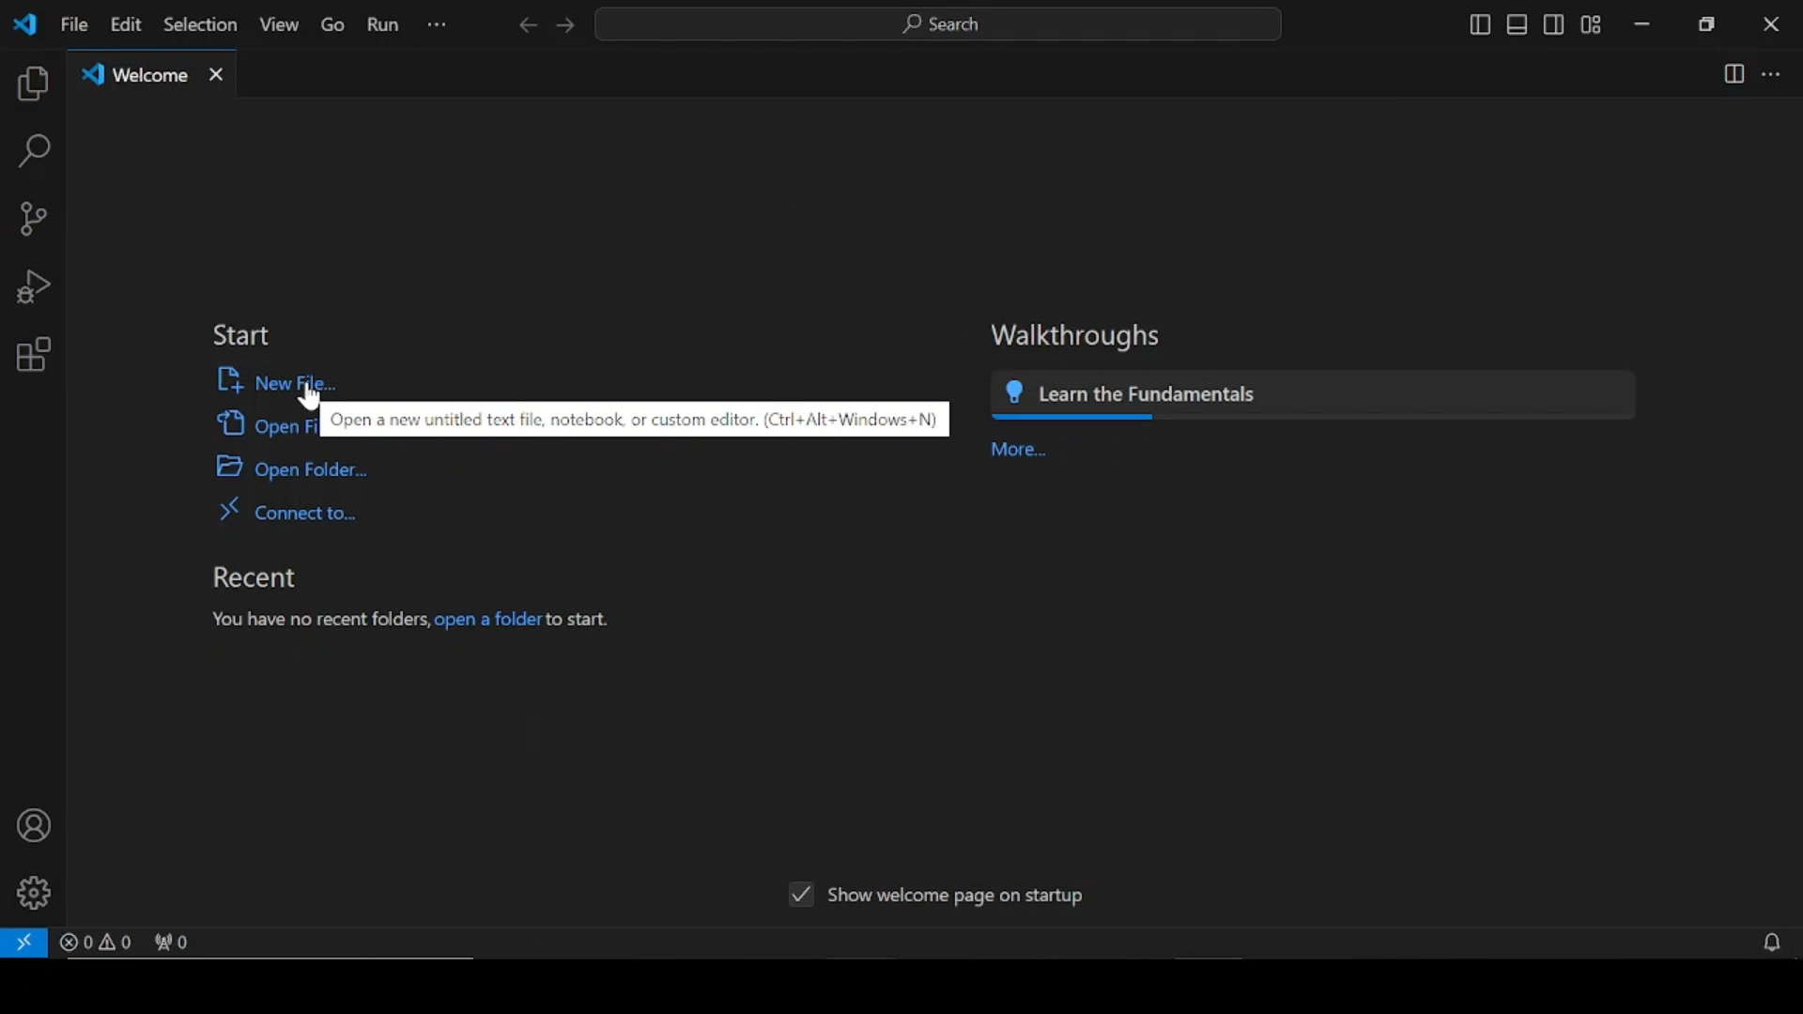  Describe the element at coordinates (124, 24) in the screenshot. I see `edit` at that location.